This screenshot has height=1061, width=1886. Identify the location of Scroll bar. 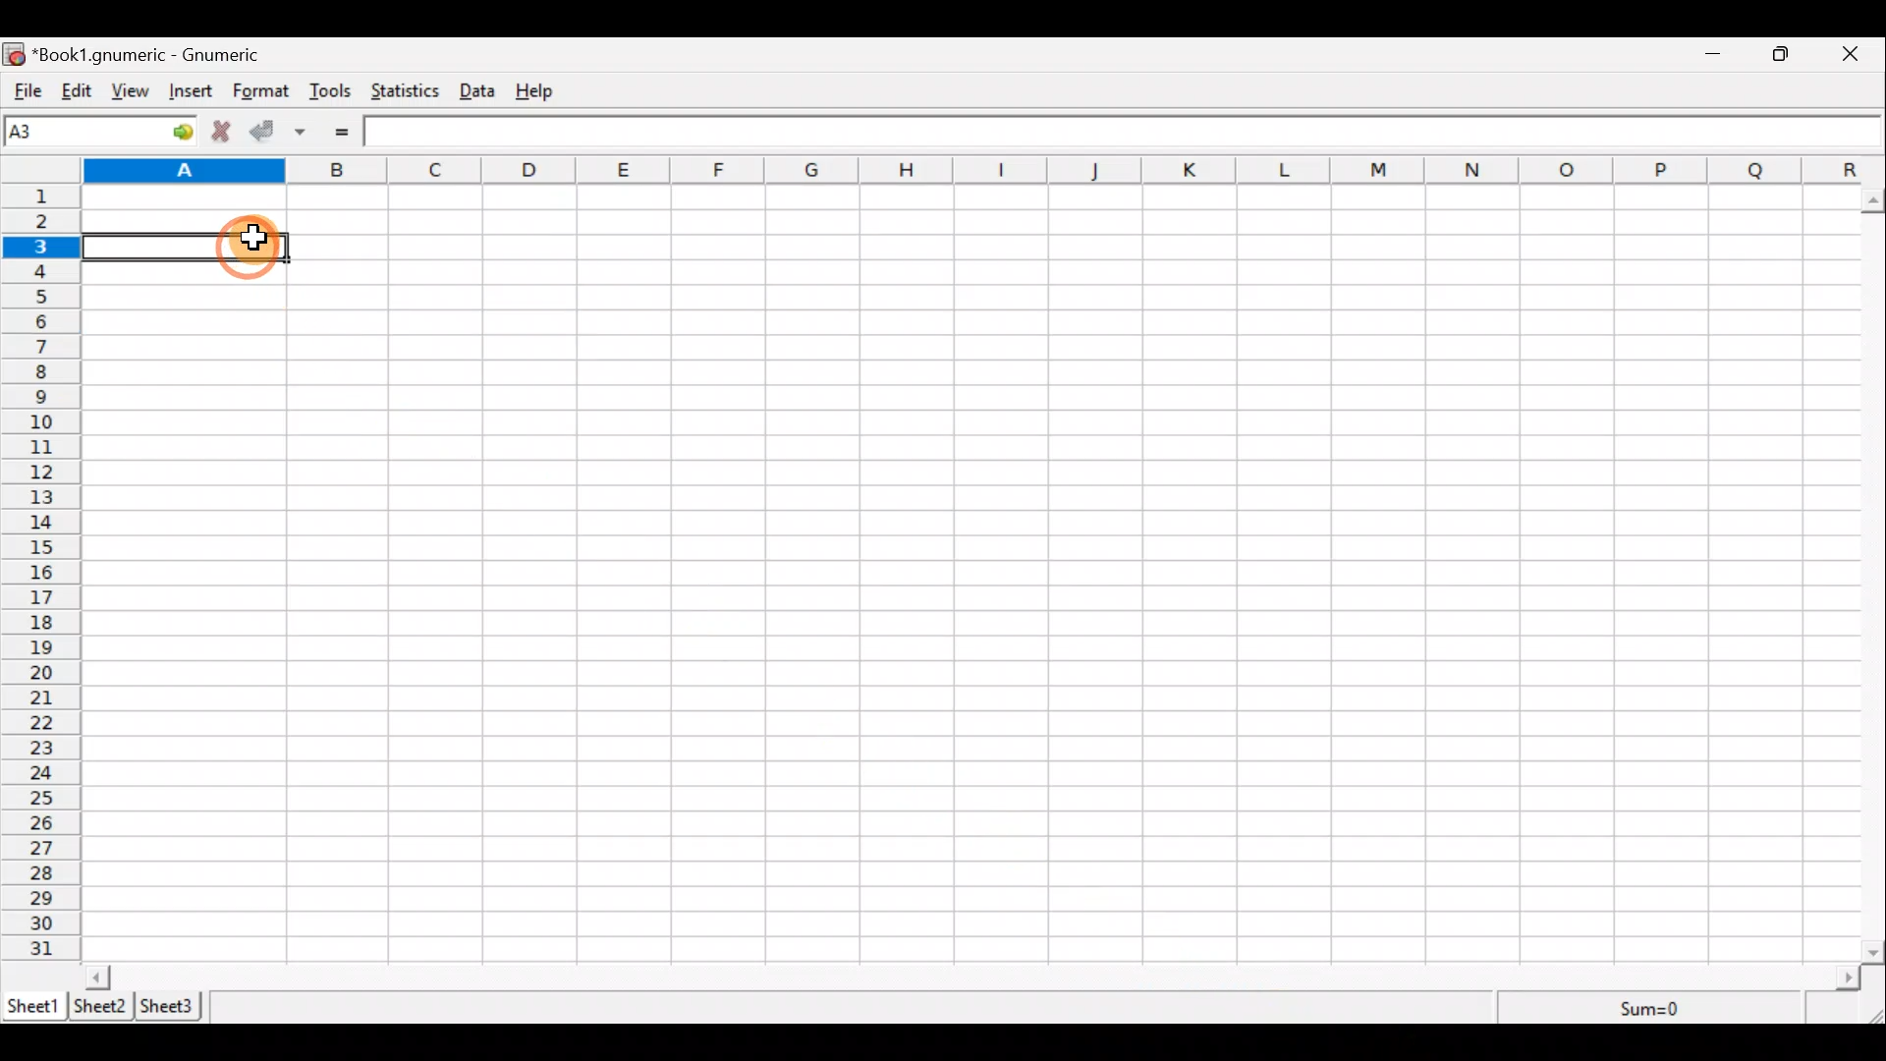
(1874, 572).